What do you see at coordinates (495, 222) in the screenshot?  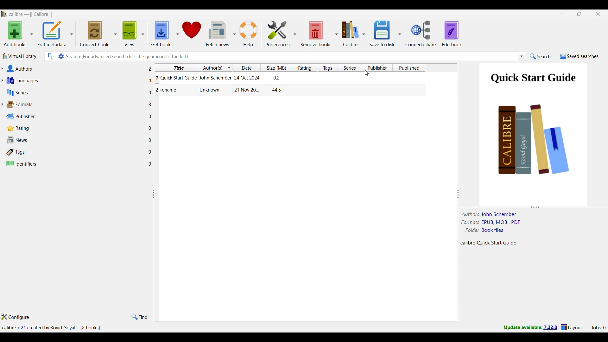 I see `Book formats` at bounding box center [495, 222].